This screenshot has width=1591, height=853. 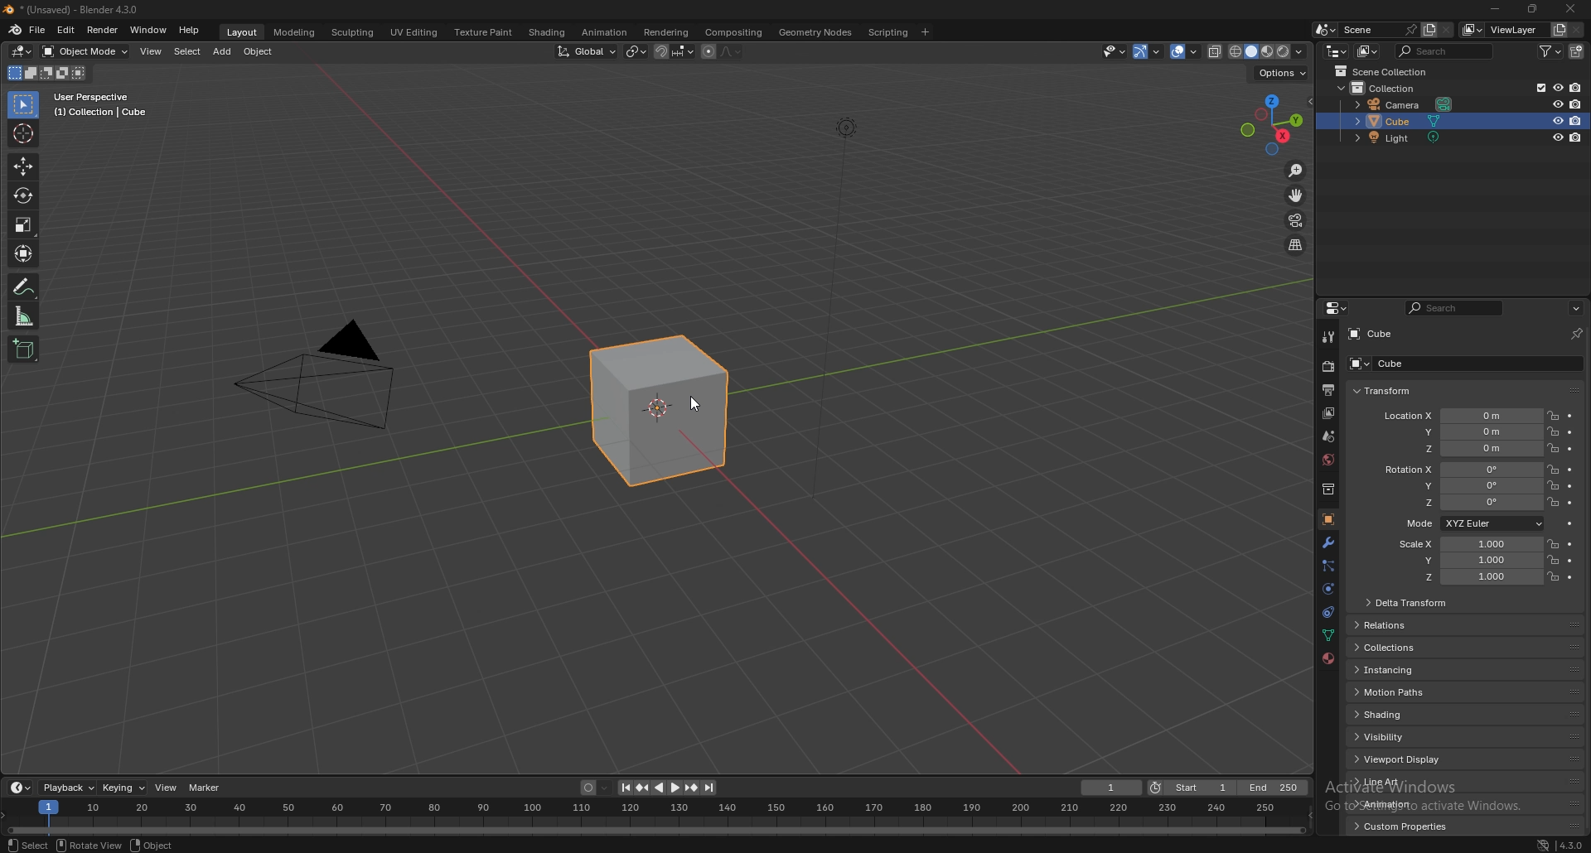 What do you see at coordinates (1328, 542) in the screenshot?
I see `modifier` at bounding box center [1328, 542].